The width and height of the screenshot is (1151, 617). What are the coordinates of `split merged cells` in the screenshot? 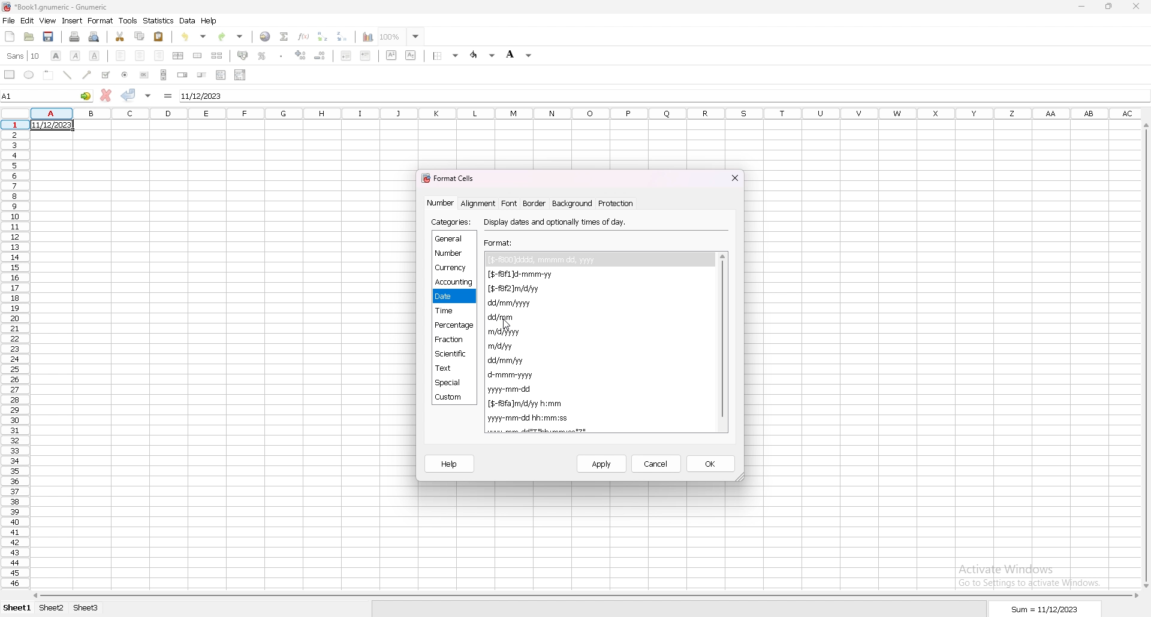 It's located at (218, 56).